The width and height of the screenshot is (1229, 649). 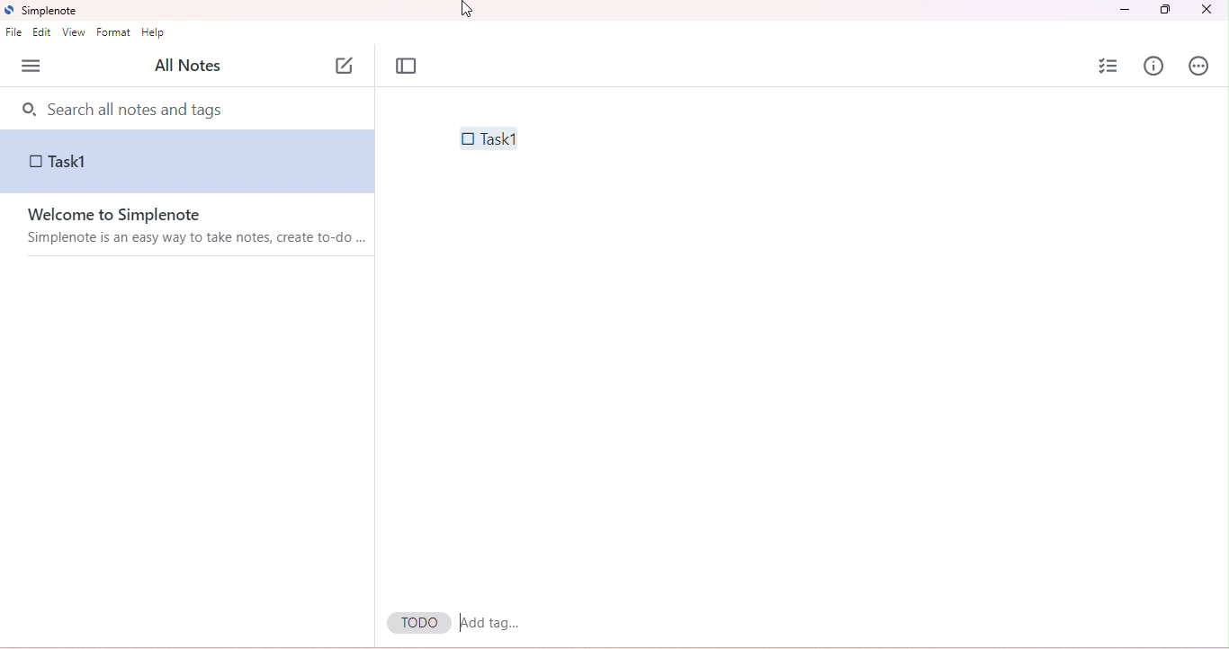 I want to click on welcome to simplenote, so click(x=200, y=217).